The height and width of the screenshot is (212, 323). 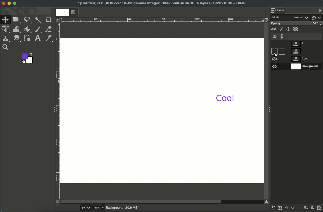 I want to click on Position and size, so click(x=289, y=30).